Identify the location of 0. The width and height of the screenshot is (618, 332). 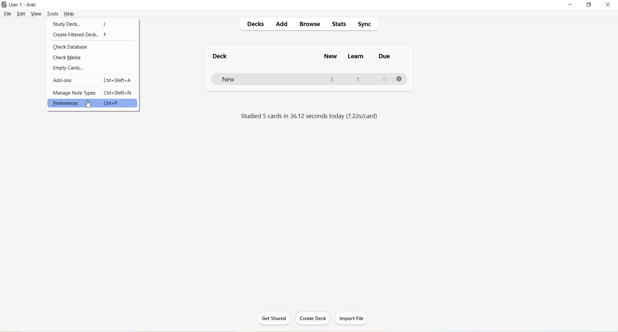
(386, 79).